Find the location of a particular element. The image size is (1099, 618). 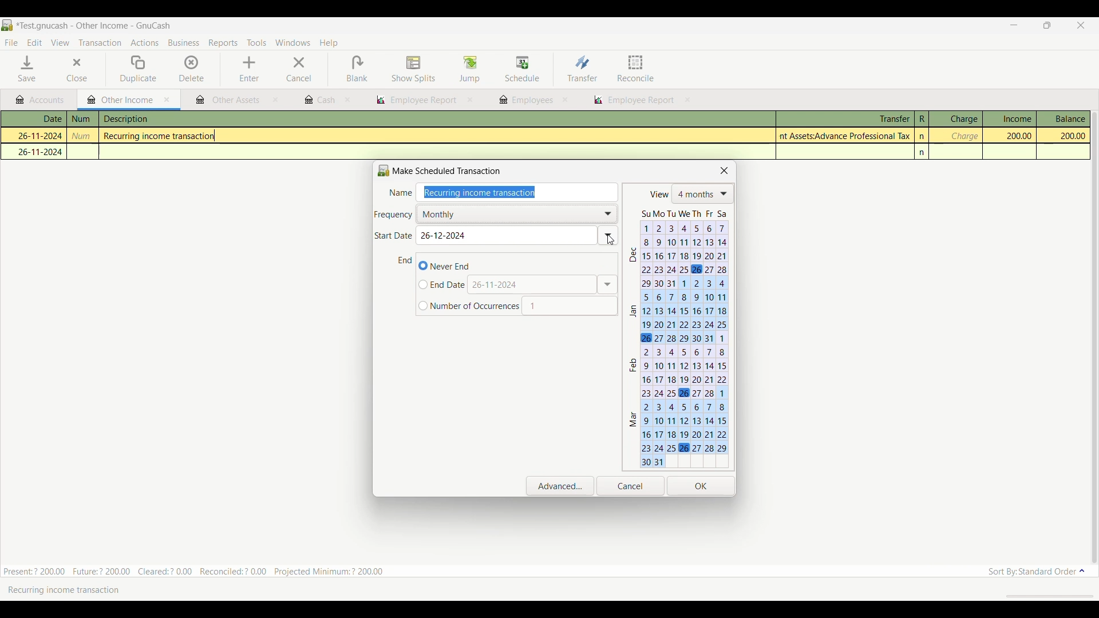

Calendar drop down to select end date is located at coordinates (607, 284).